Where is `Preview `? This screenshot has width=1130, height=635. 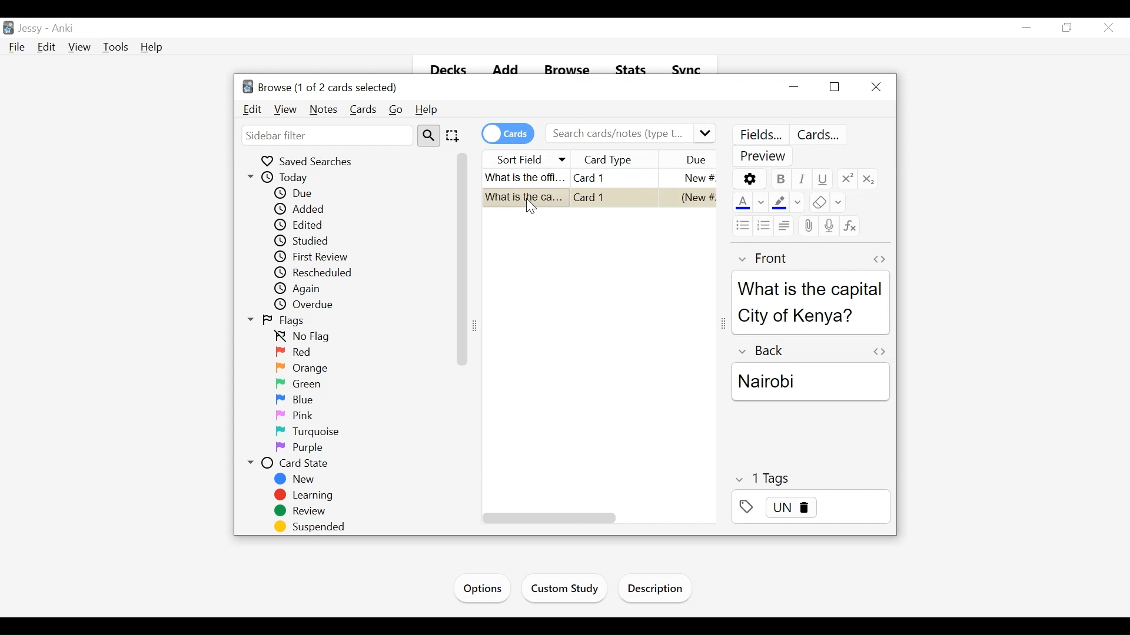 Preview  is located at coordinates (765, 157).